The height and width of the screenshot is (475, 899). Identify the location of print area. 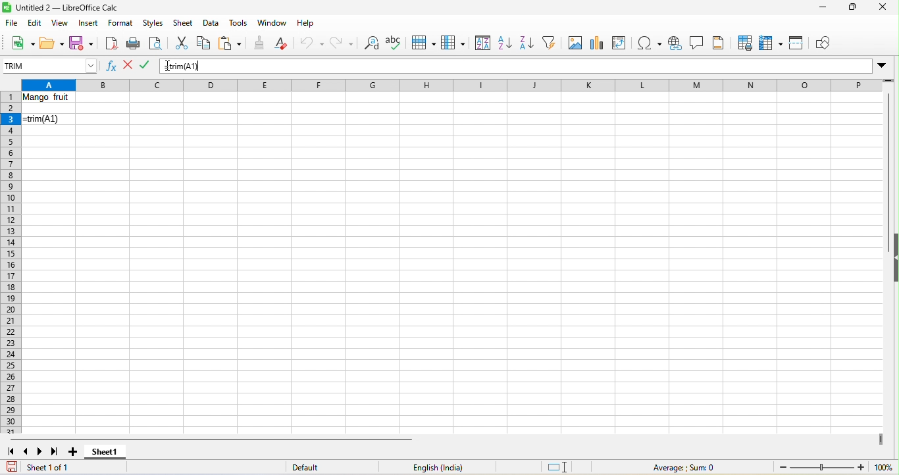
(743, 42).